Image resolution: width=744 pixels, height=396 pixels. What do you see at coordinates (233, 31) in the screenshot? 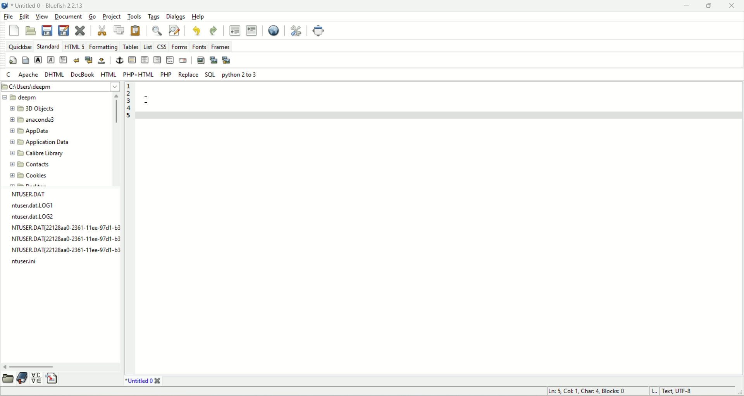
I see `unindent` at bounding box center [233, 31].